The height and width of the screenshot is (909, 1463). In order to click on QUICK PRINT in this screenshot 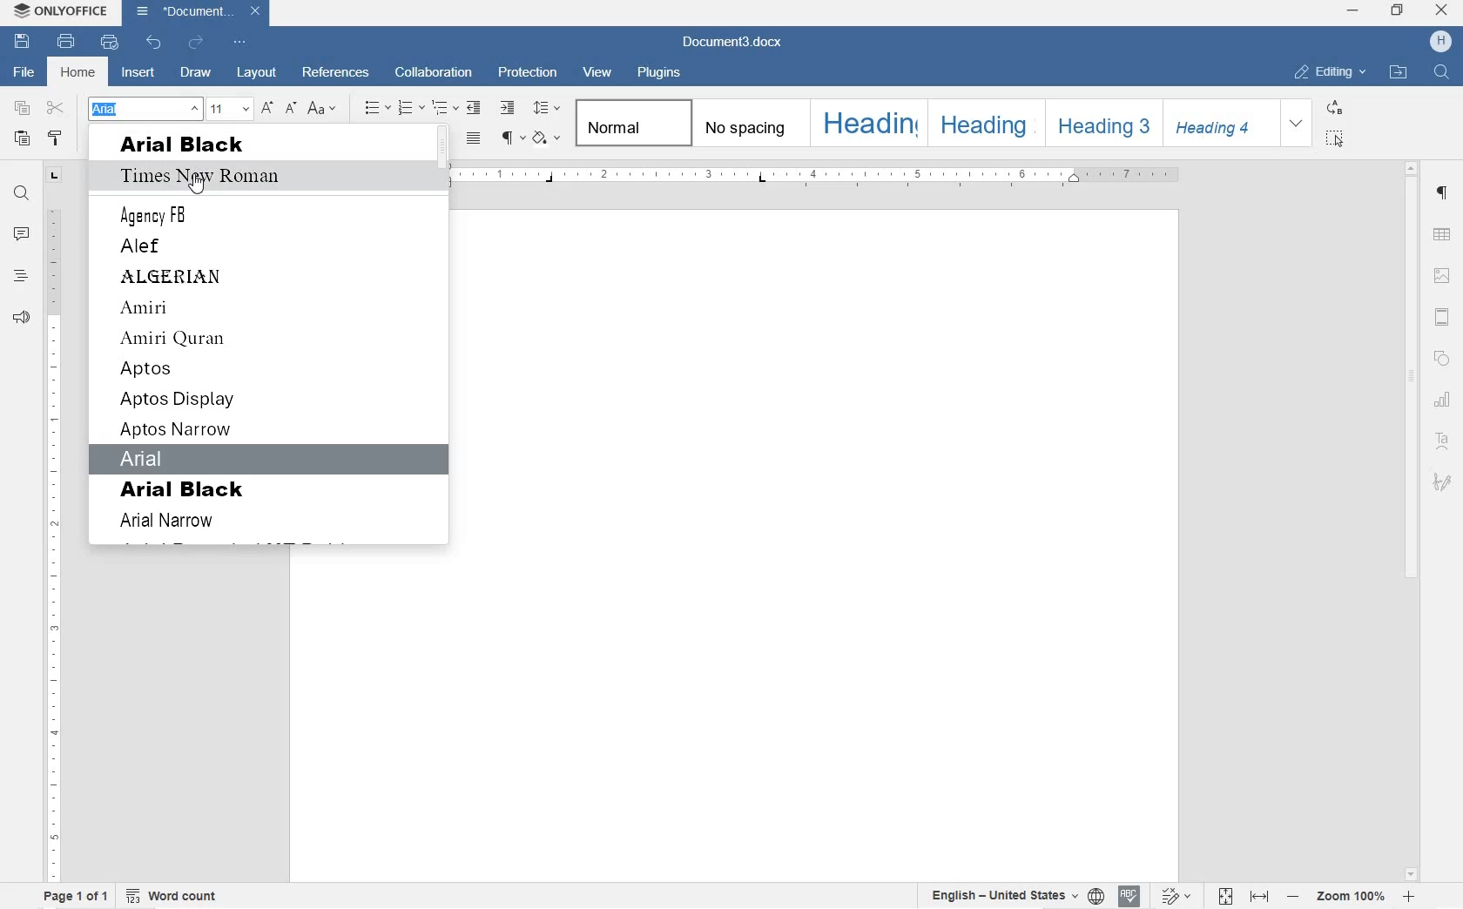, I will do `click(107, 42)`.